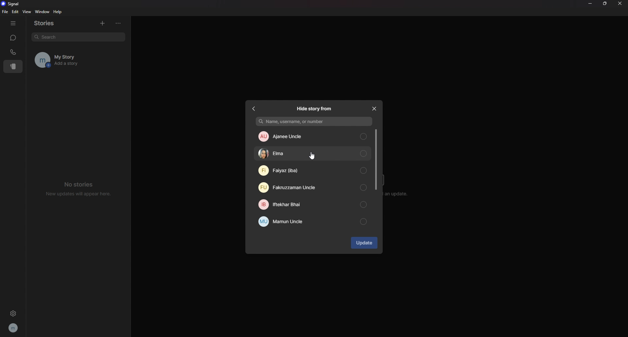 This screenshot has height=337, width=628. What do you see at coordinates (364, 243) in the screenshot?
I see `update` at bounding box center [364, 243].